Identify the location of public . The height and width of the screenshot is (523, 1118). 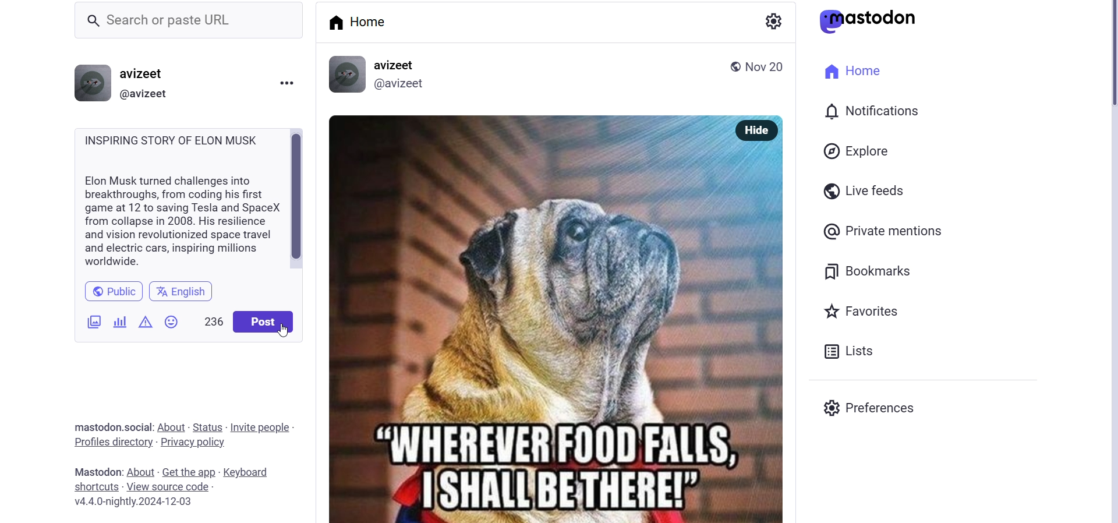
(109, 292).